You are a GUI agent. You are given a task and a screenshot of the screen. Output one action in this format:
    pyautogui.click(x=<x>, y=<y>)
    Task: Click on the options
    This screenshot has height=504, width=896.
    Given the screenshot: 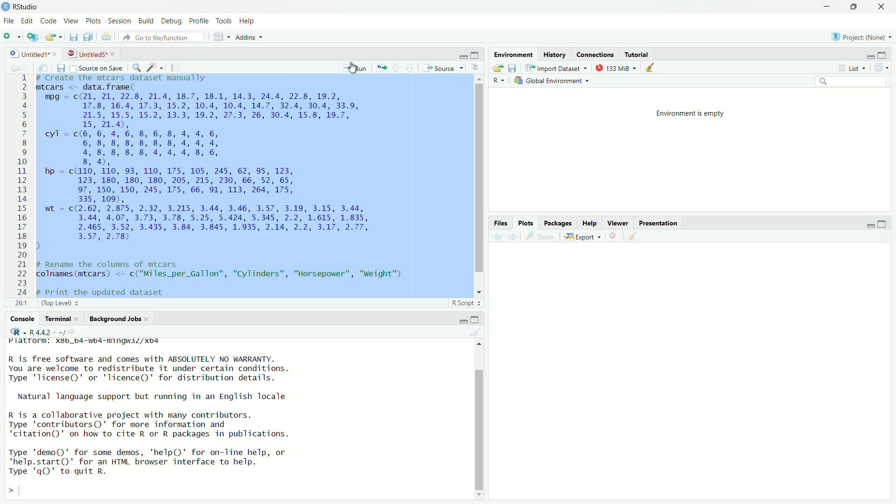 What is the action you would take?
    pyautogui.click(x=477, y=68)
    